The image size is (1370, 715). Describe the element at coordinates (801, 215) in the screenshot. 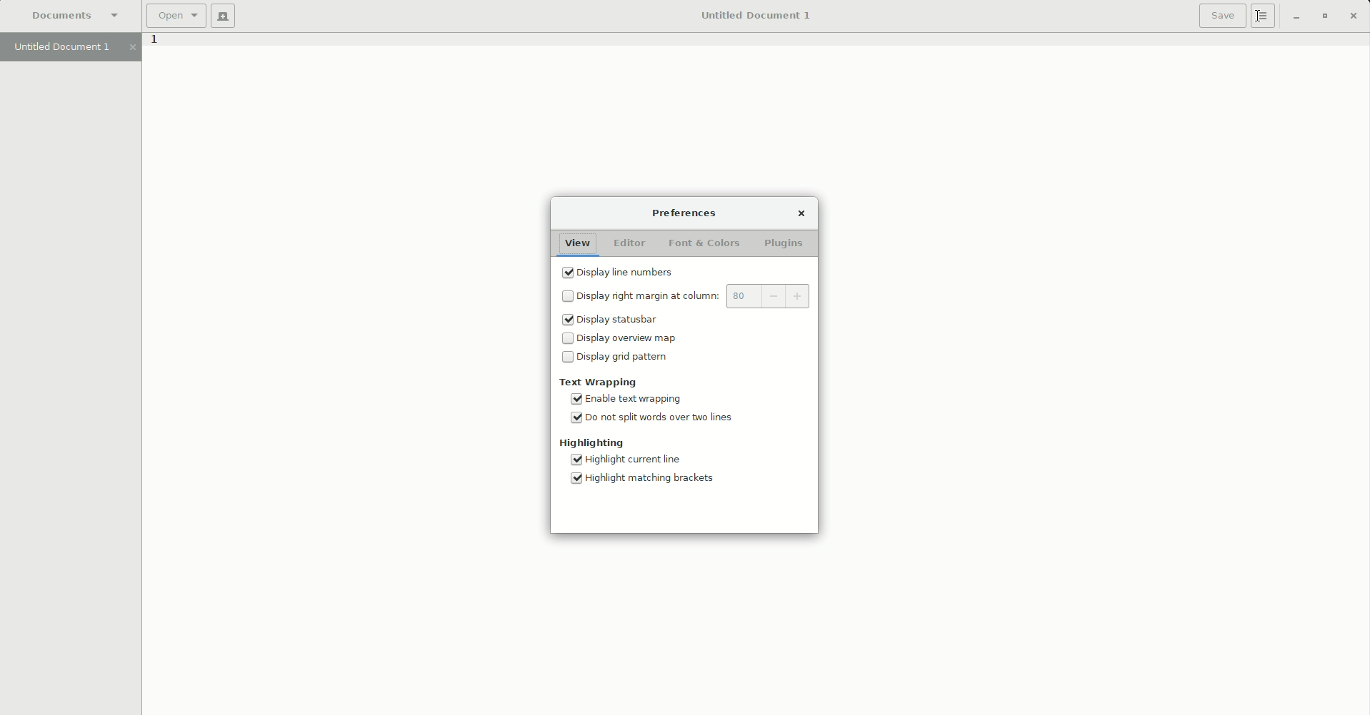

I see `Close` at that location.